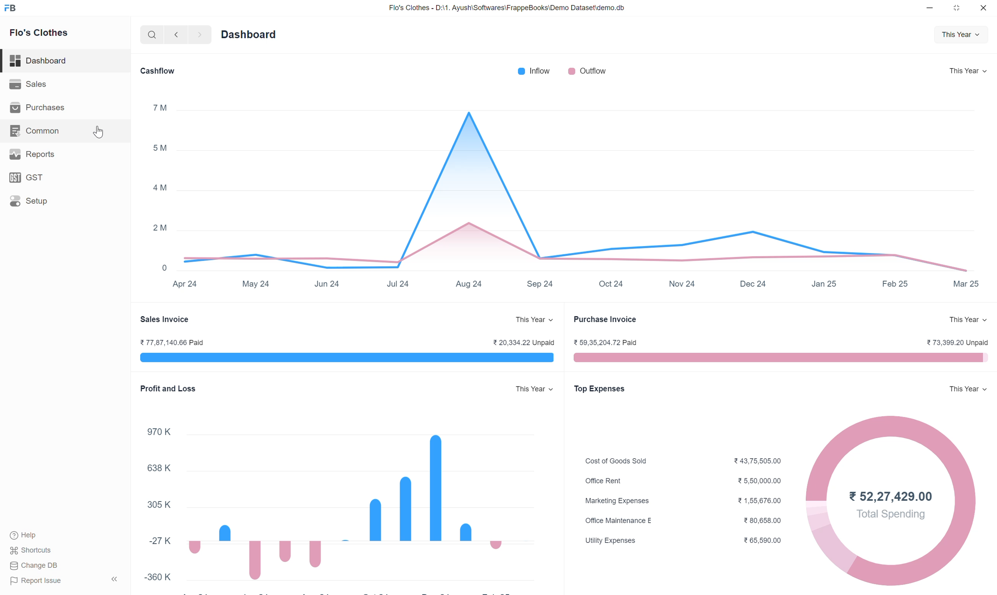 Image resolution: width=997 pixels, height=595 pixels. I want to click on minimize, so click(931, 8).